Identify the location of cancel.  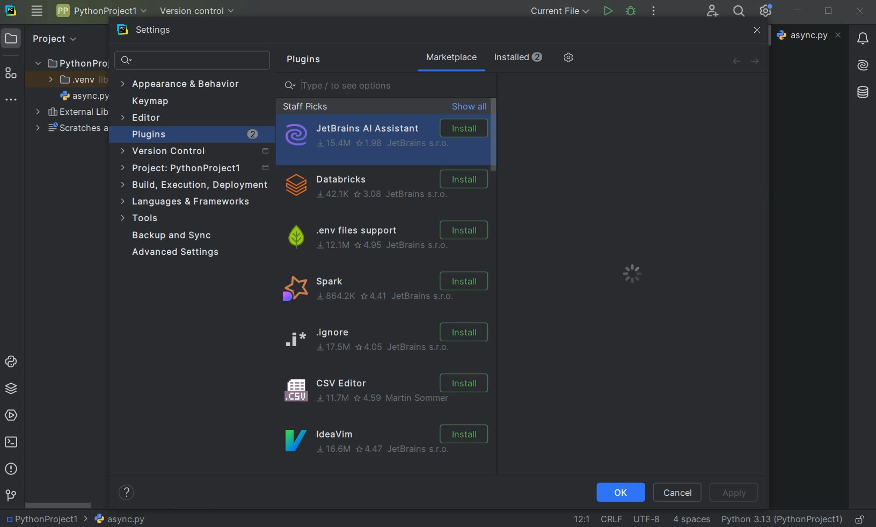
(678, 493).